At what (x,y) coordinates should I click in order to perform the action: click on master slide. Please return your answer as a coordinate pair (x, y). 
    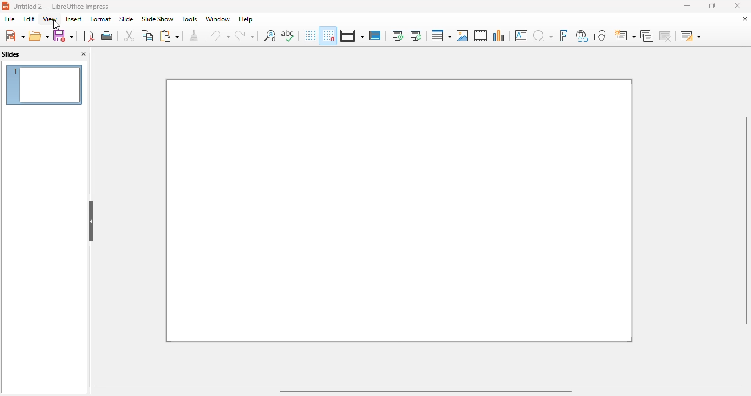
    Looking at the image, I should click on (375, 35).